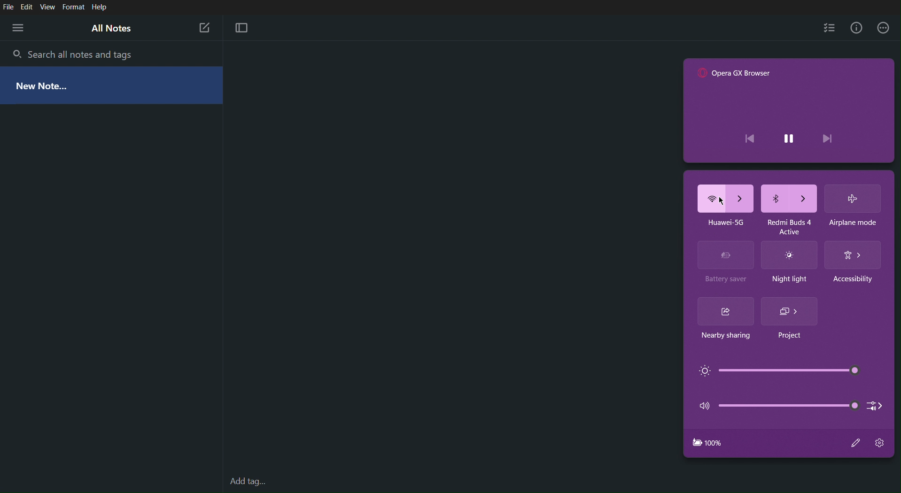 This screenshot has width=901, height=493. What do you see at coordinates (789, 197) in the screenshot?
I see `Bluetooth` at bounding box center [789, 197].